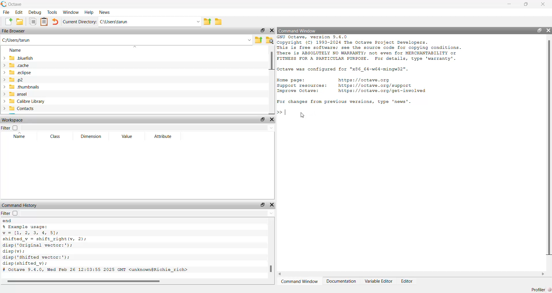 This screenshot has height=293, width=552. Describe the element at coordinates (301, 282) in the screenshot. I see `command window` at that location.